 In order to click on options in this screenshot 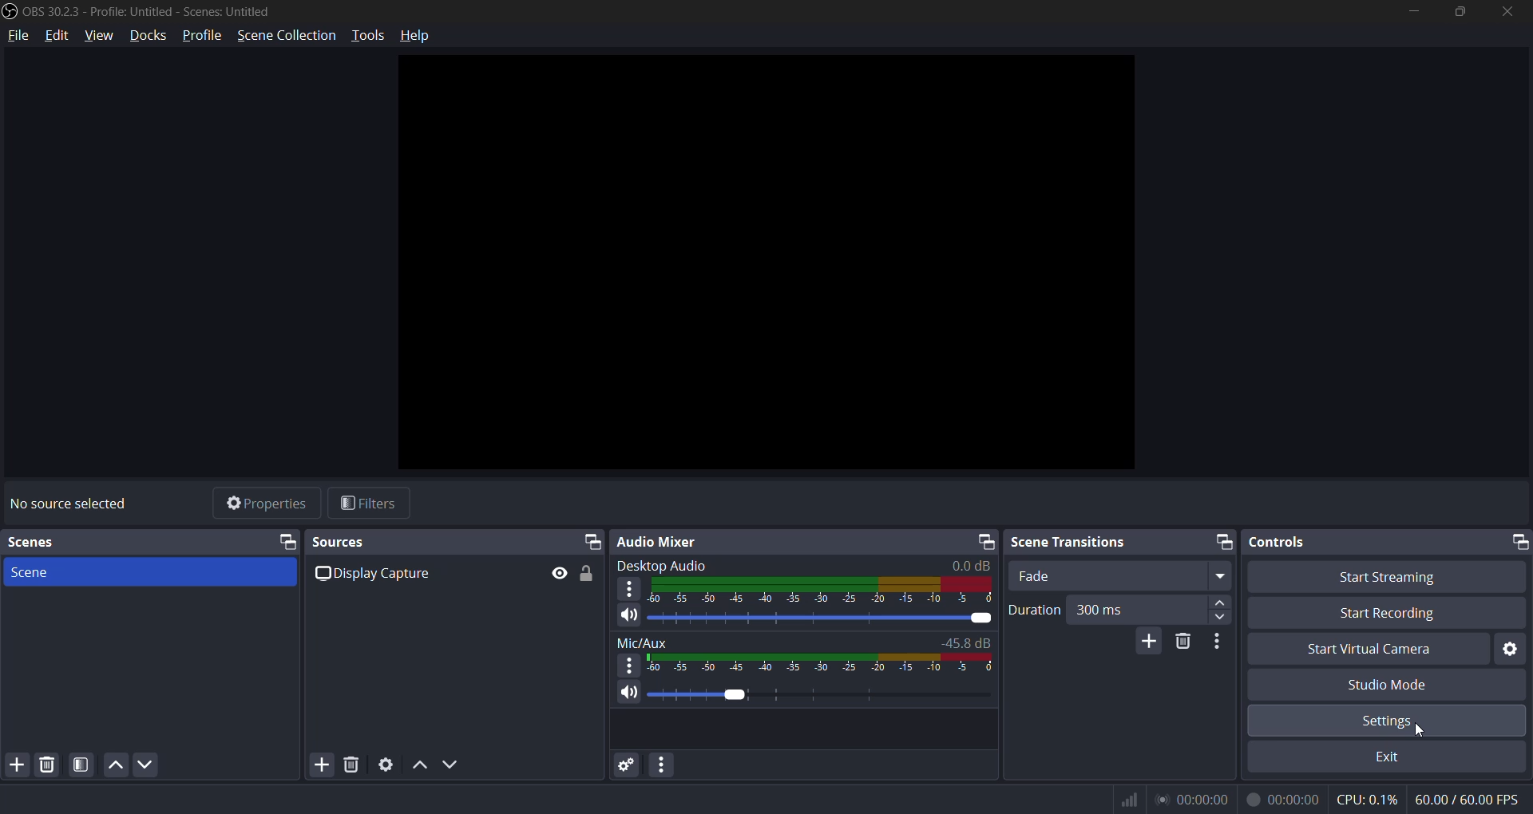, I will do `click(631, 589)`.